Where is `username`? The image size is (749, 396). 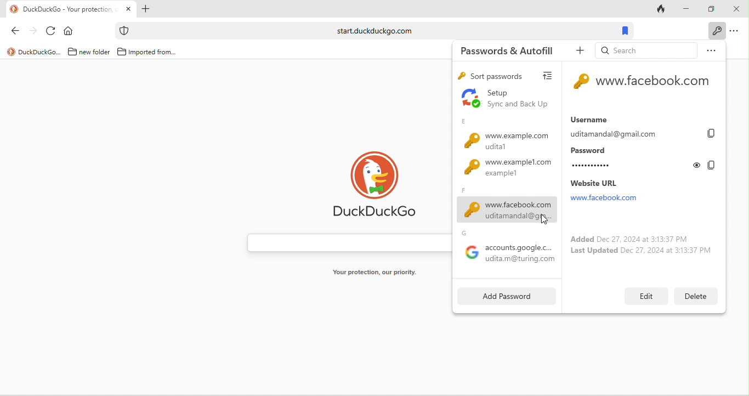
username is located at coordinates (634, 126).